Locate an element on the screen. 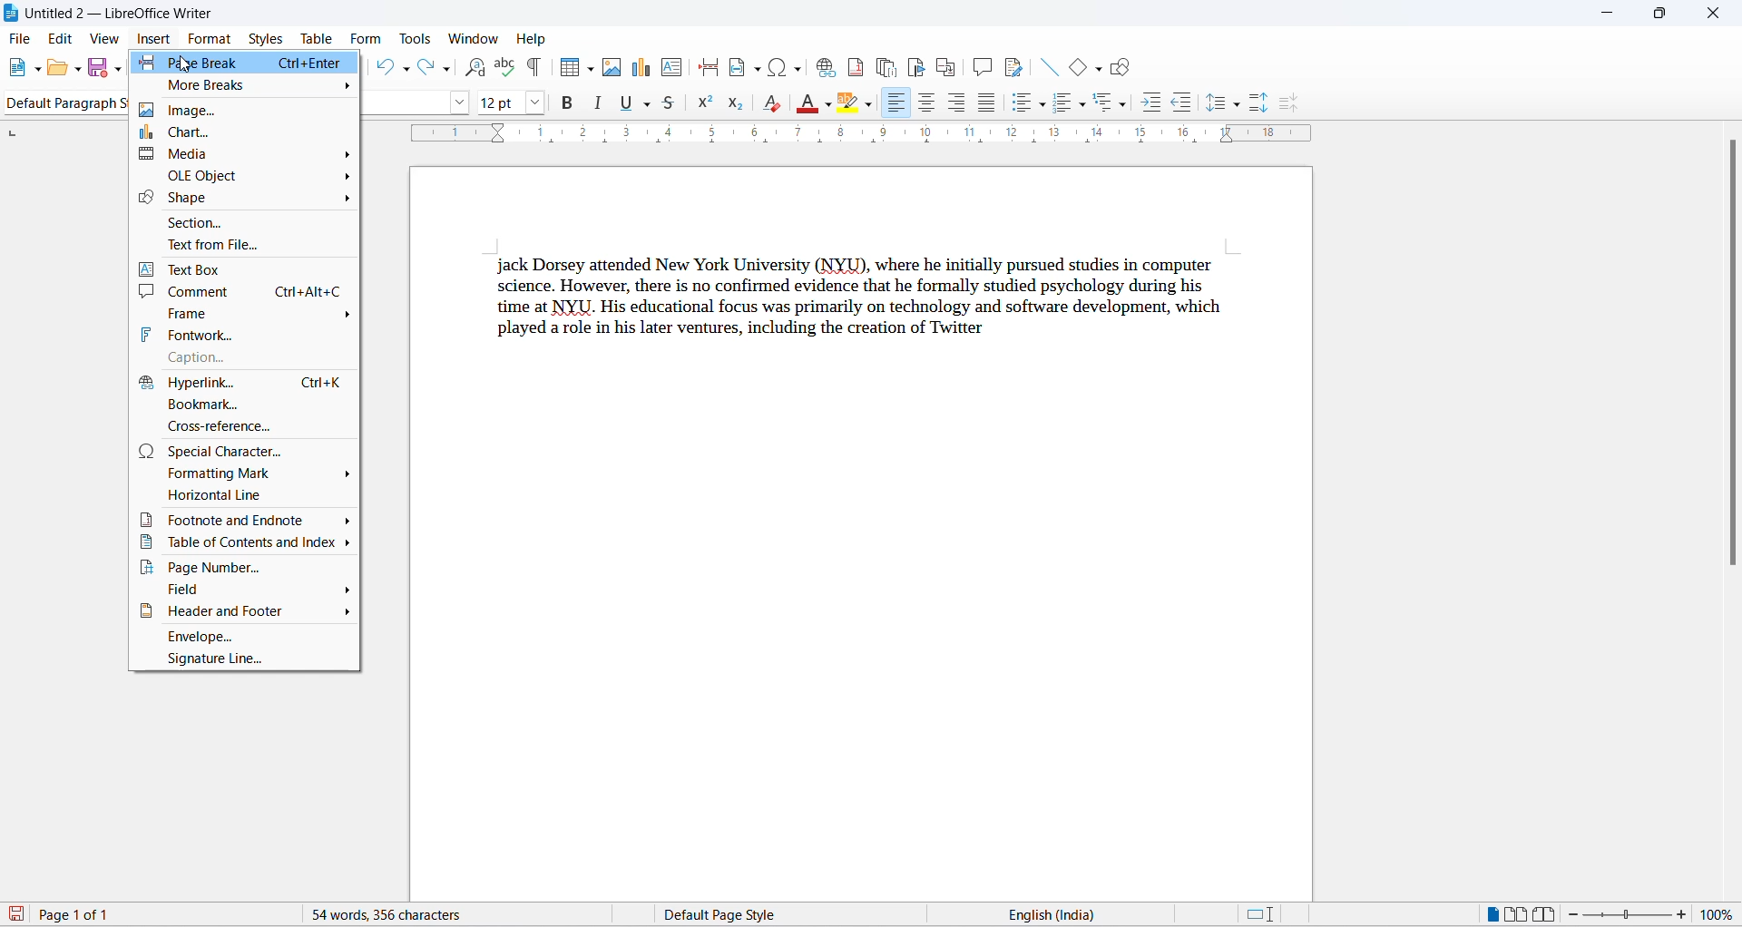 This screenshot has width=1742, height=927. zoom slider is located at coordinates (1629, 915).